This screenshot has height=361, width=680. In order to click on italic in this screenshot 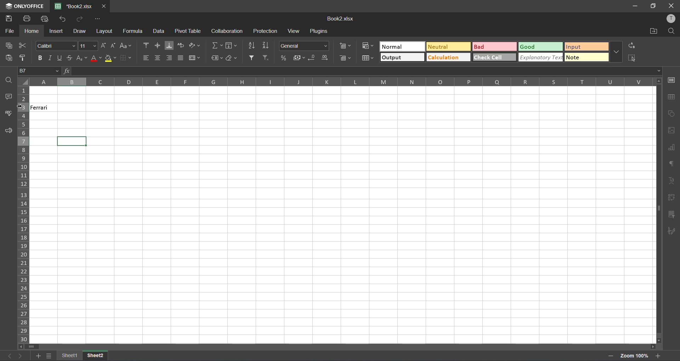, I will do `click(50, 58)`.